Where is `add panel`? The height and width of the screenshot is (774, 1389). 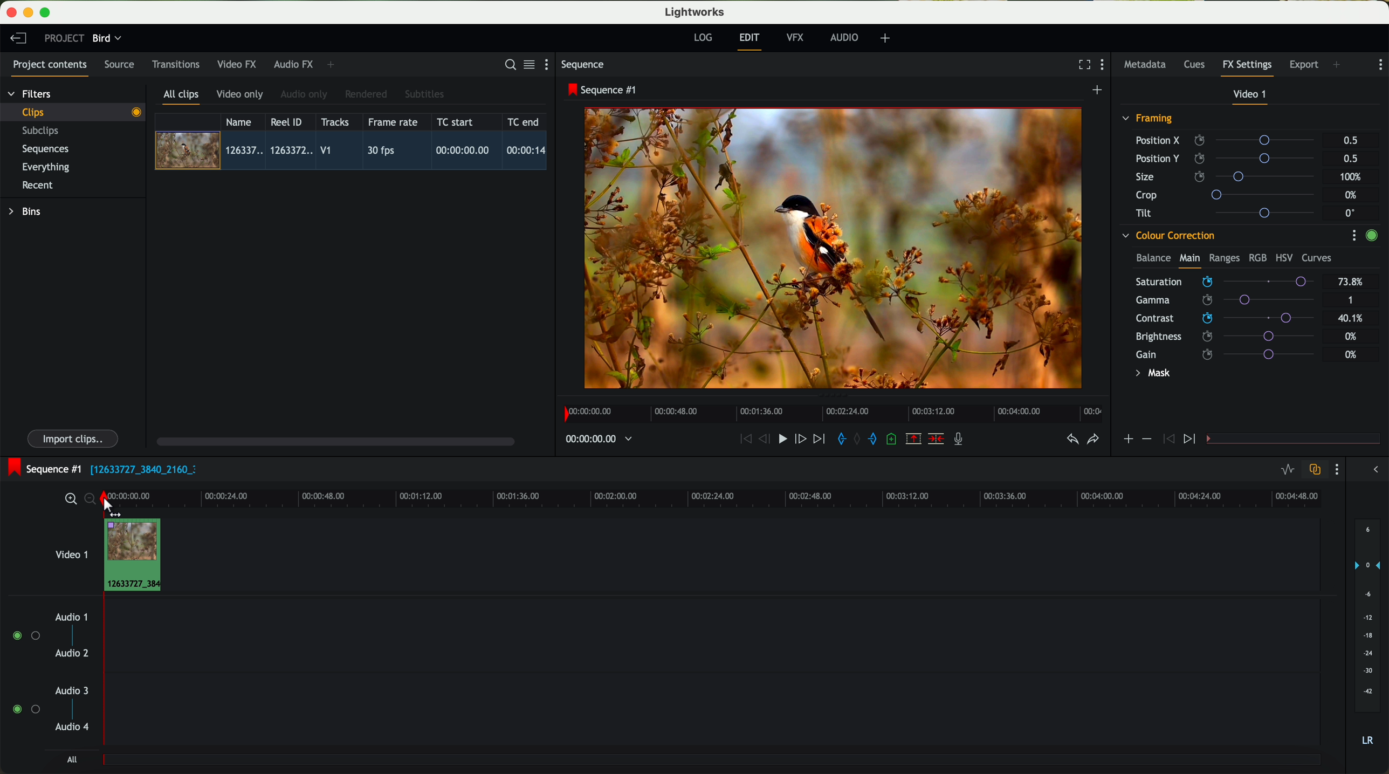
add panel is located at coordinates (1339, 66).